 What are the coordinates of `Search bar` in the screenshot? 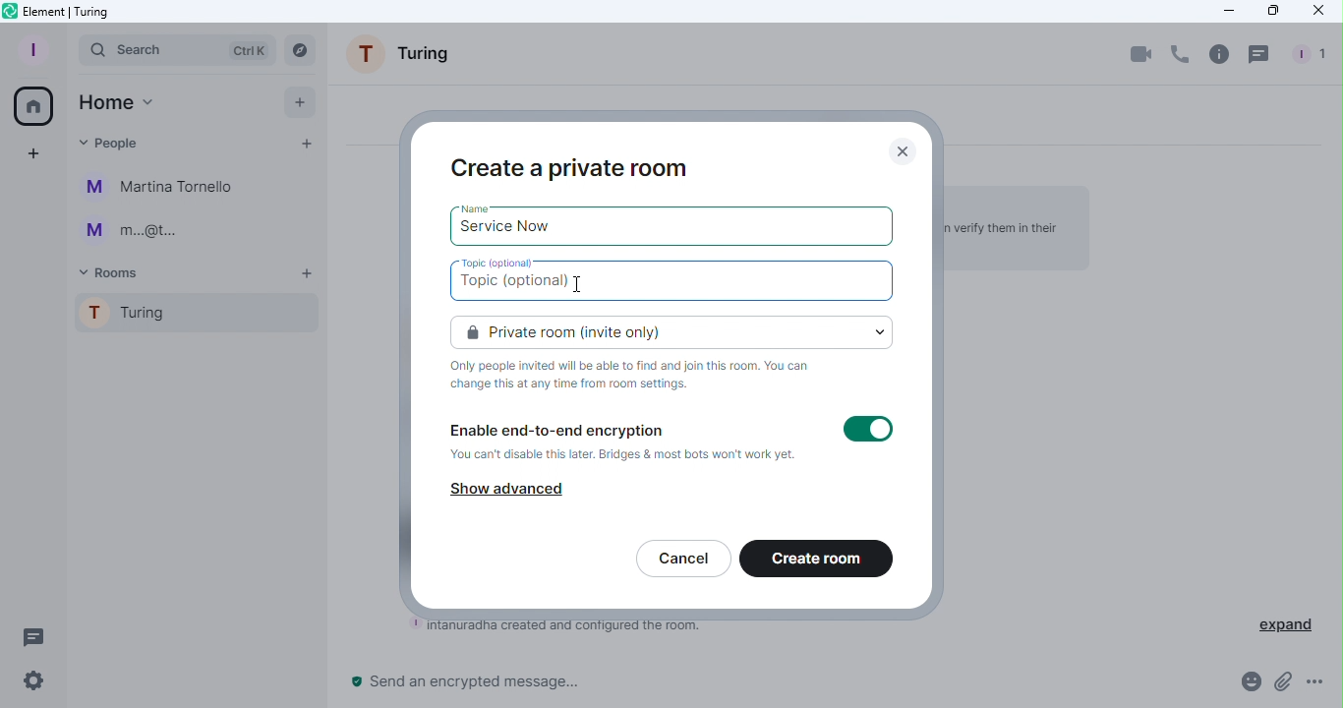 It's located at (177, 49).